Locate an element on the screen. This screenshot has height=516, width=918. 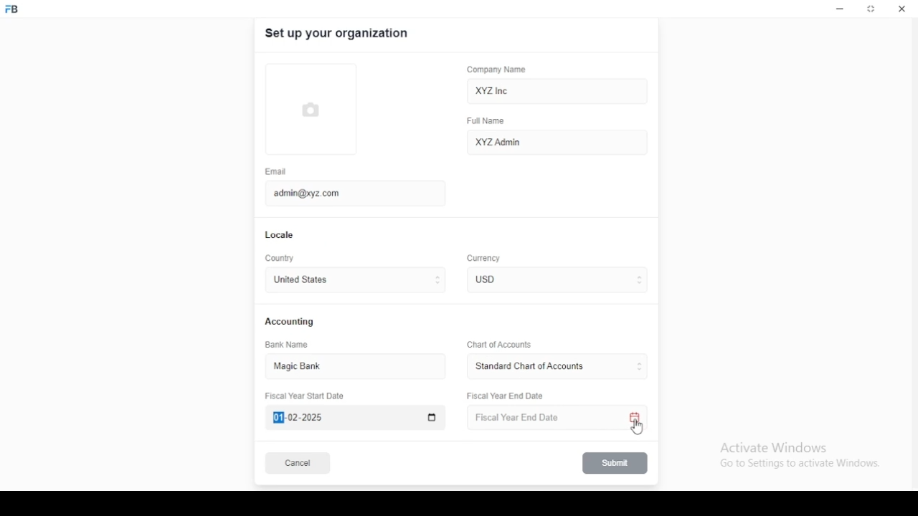
logo tumbnail is located at coordinates (321, 110).